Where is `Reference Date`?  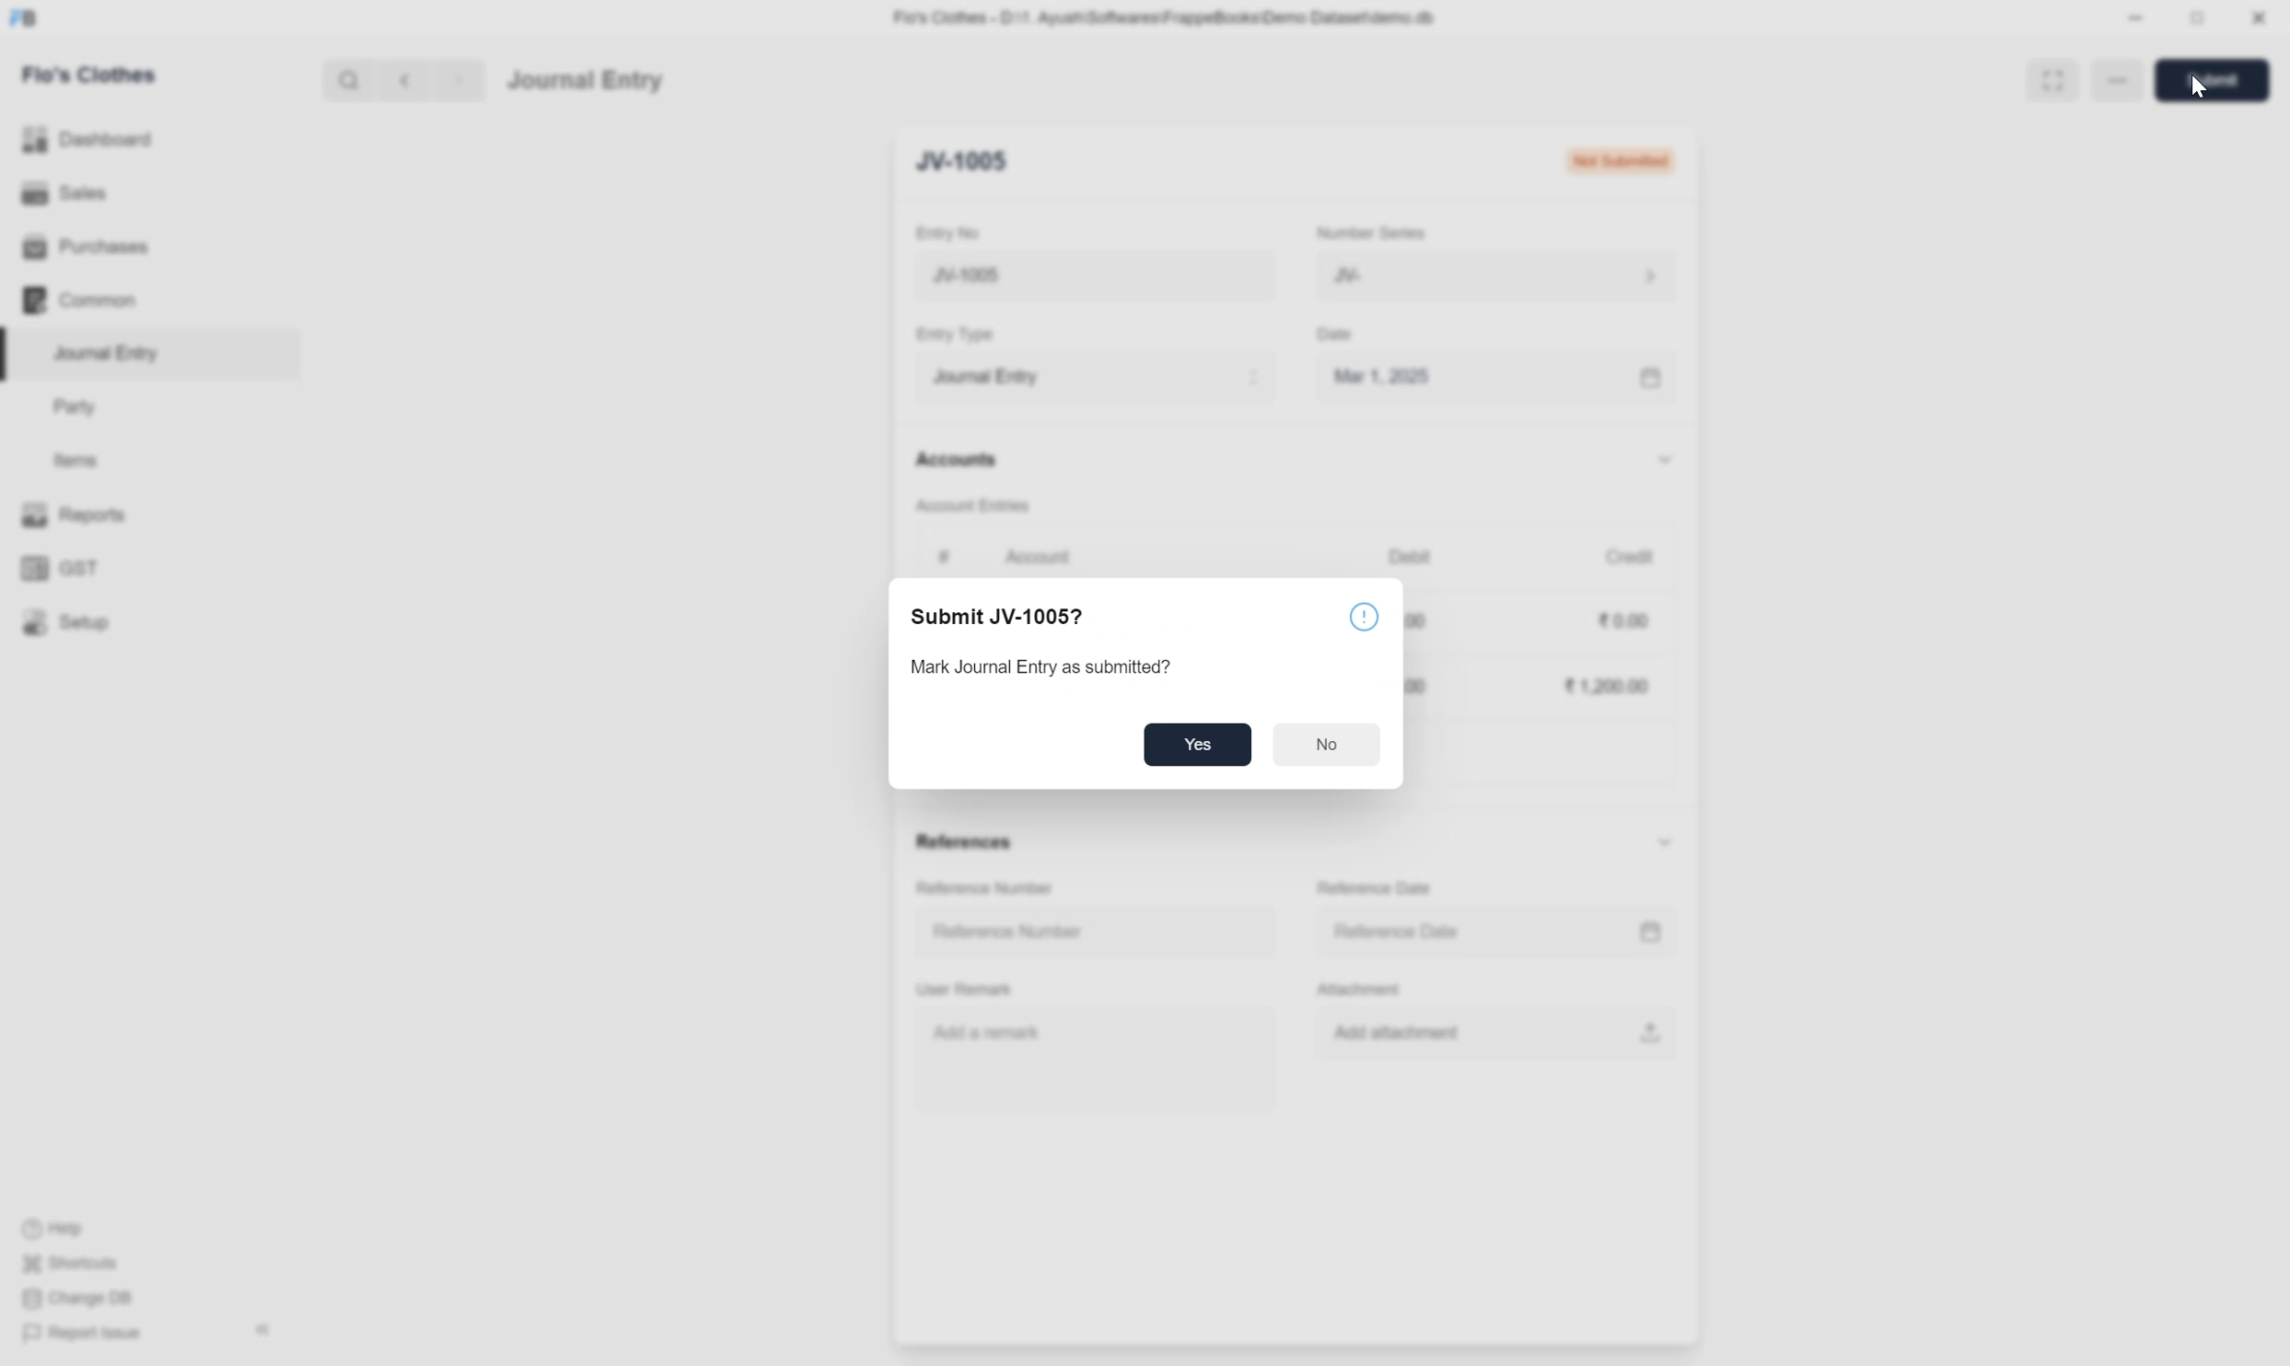 Reference Date is located at coordinates (1378, 889).